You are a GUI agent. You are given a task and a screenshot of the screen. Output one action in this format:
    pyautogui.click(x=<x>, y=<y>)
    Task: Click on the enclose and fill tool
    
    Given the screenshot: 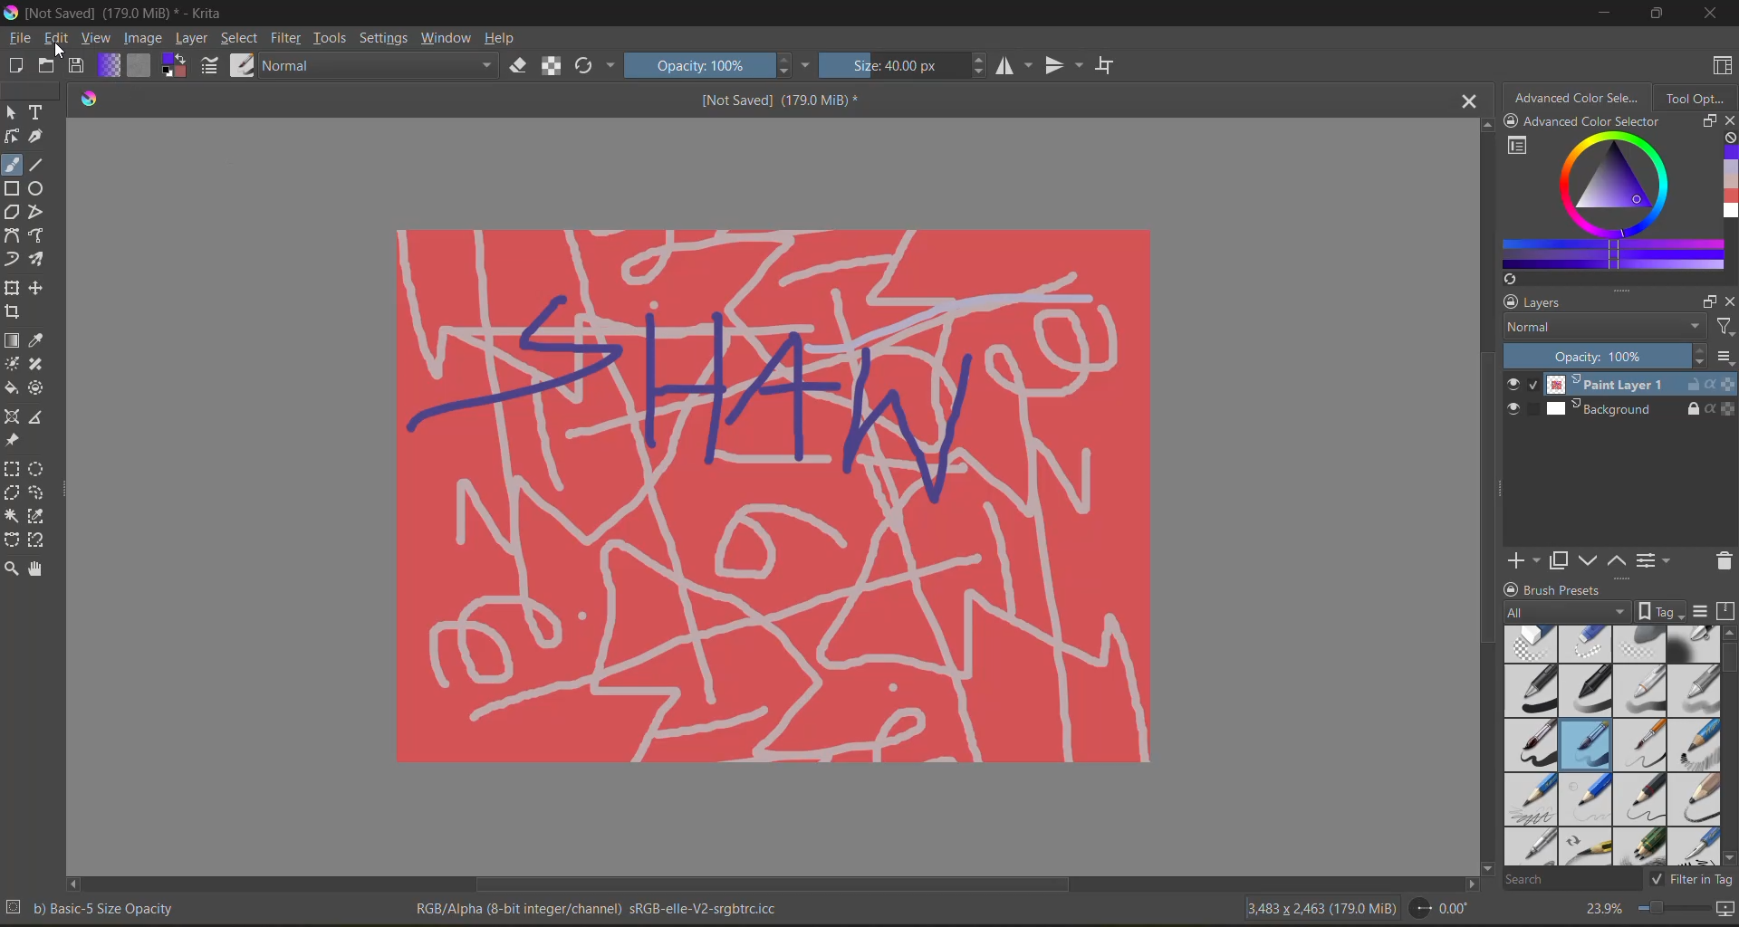 What is the action you would take?
    pyautogui.click(x=38, y=388)
    